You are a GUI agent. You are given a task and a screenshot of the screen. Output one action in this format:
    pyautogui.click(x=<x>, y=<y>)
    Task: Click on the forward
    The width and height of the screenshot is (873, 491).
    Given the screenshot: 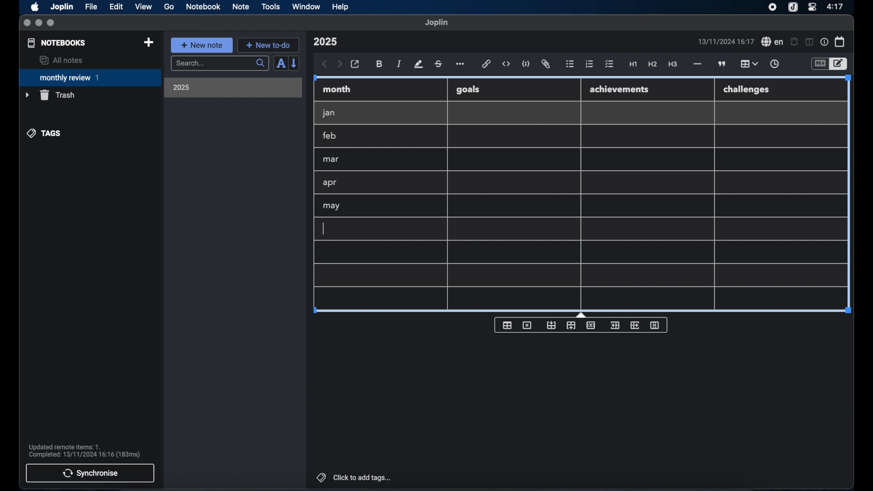 What is the action you would take?
    pyautogui.click(x=340, y=65)
    